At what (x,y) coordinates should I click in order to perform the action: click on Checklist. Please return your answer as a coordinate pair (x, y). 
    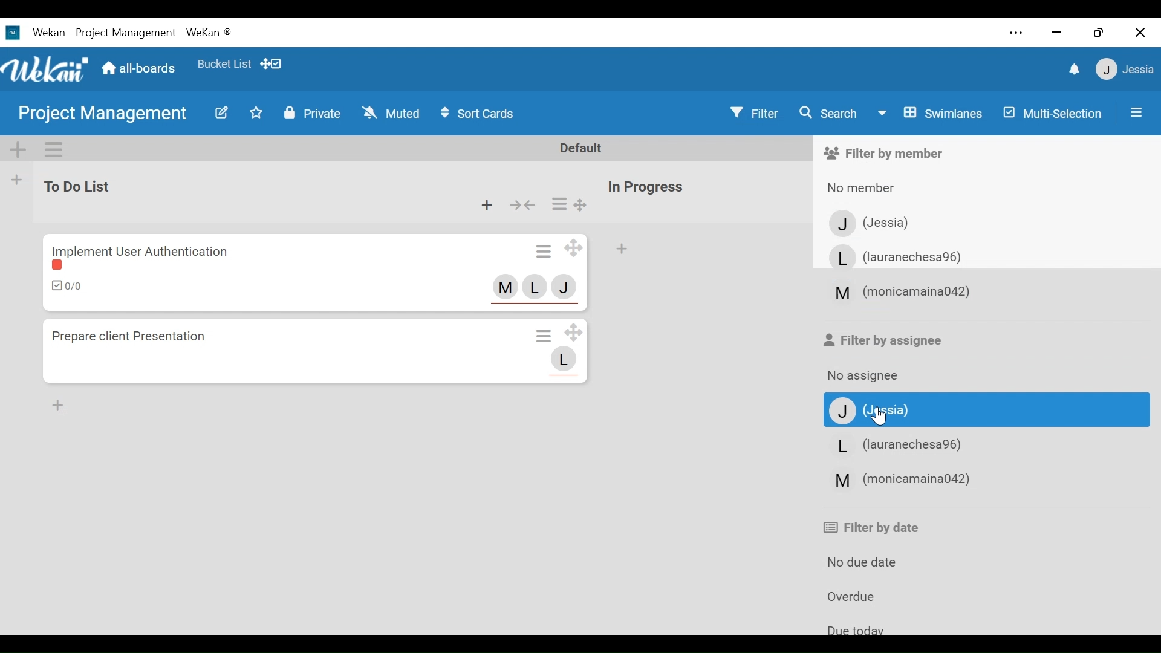
    Looking at the image, I should click on (68, 287).